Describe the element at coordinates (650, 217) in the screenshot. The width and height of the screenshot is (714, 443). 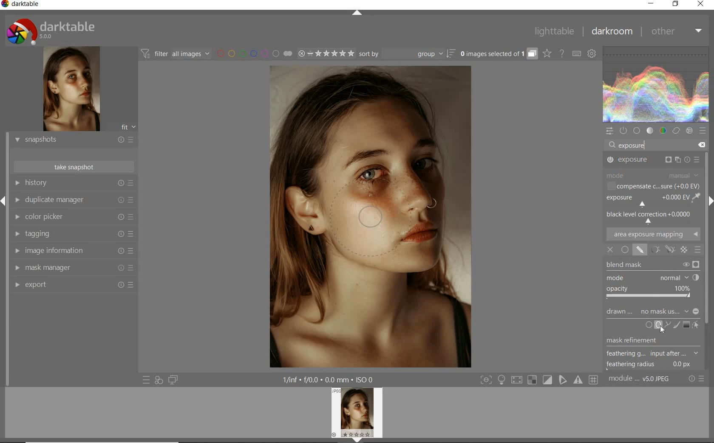
I see `BLACK LEVEL CORRECTION` at that location.